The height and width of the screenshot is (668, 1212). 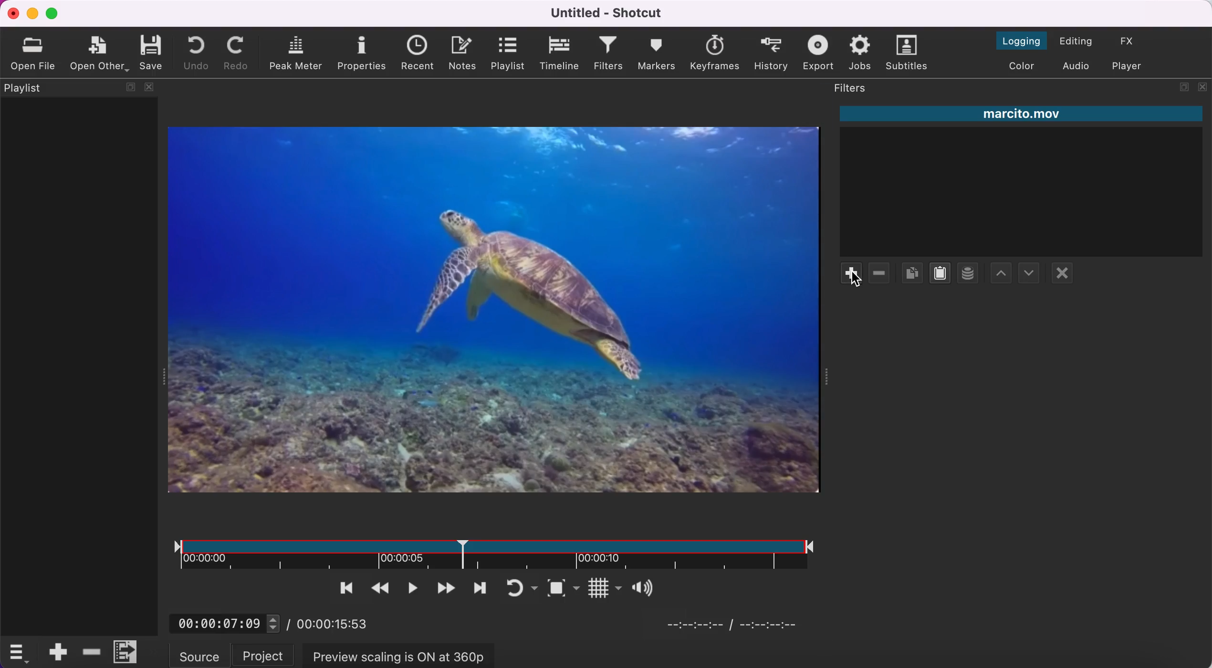 I want to click on close, so click(x=12, y=13).